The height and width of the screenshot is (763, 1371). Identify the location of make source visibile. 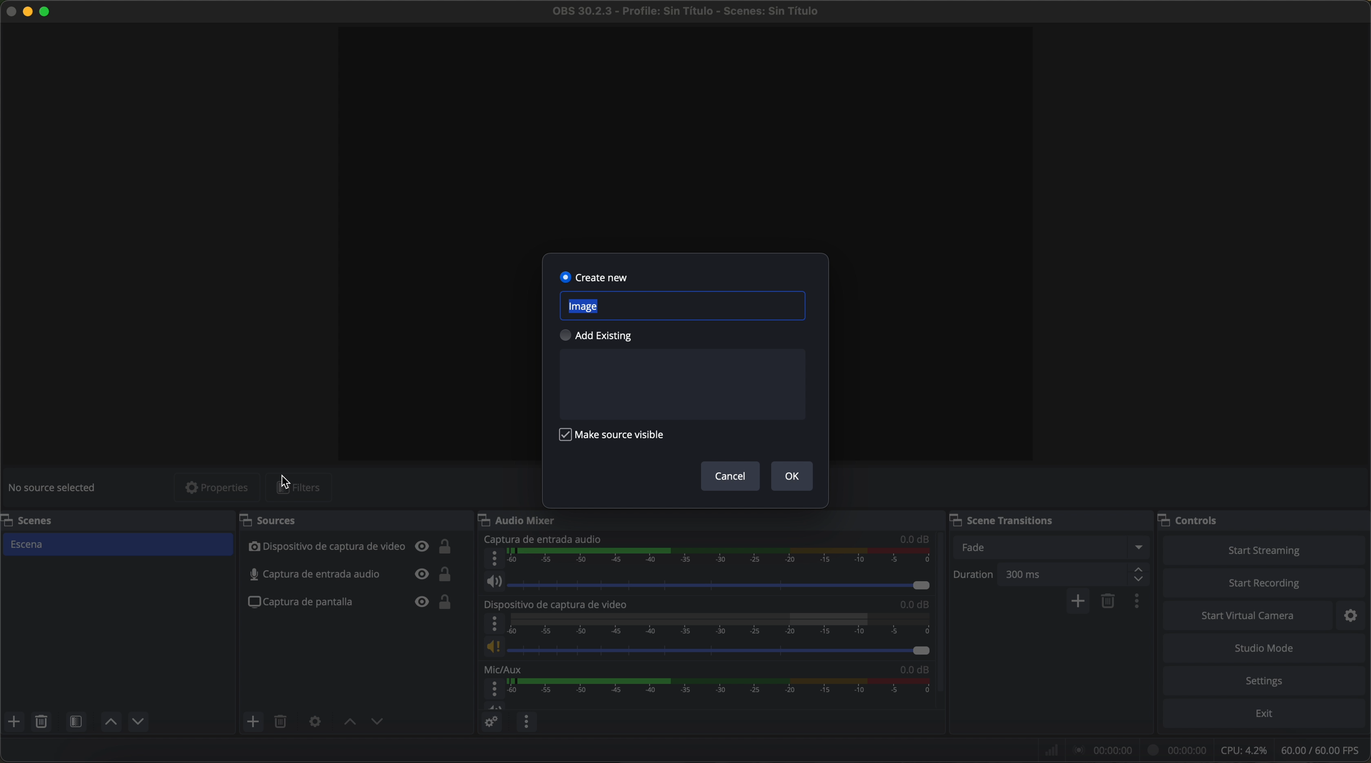
(612, 435).